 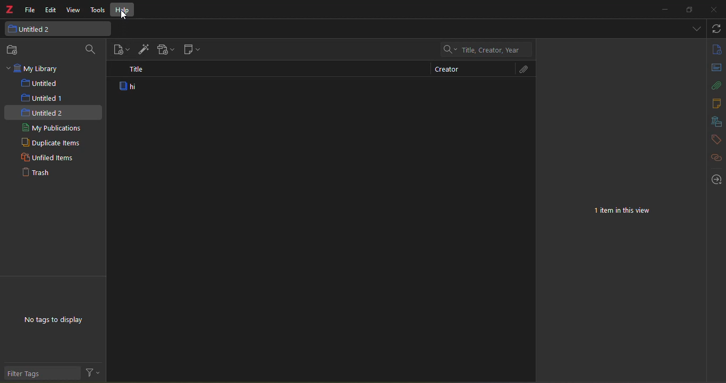 I want to click on edit, so click(x=50, y=10).